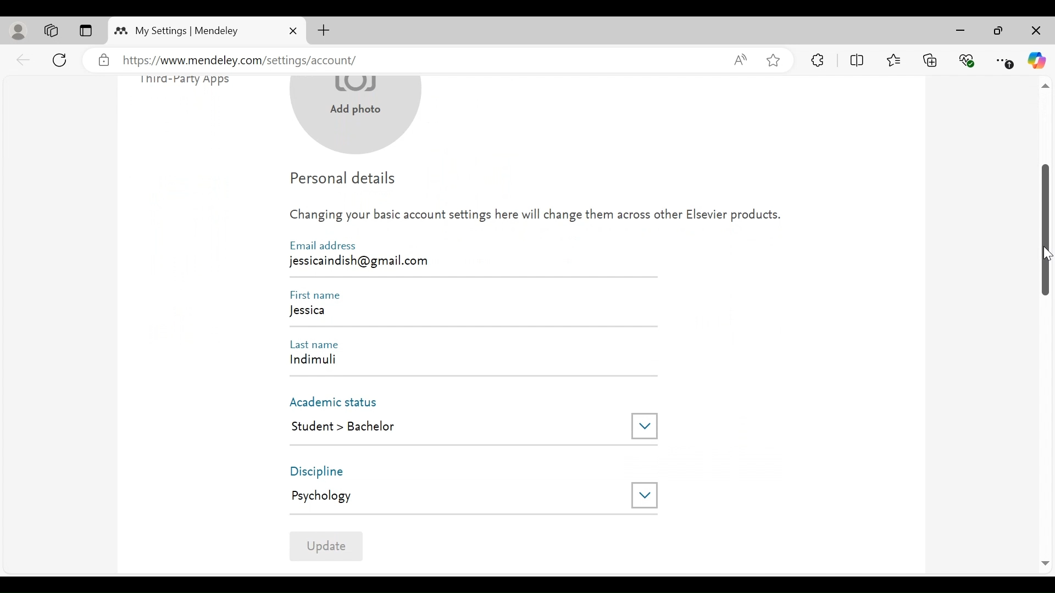 The image size is (1055, 593). I want to click on Jessica, so click(471, 313).